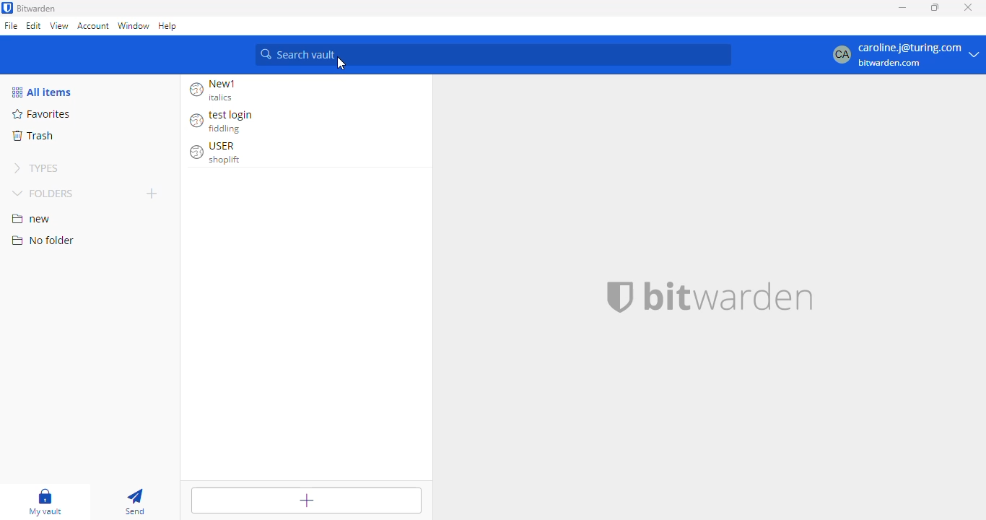 The width and height of the screenshot is (986, 520). Describe the element at coordinates (32, 136) in the screenshot. I see `trash` at that location.